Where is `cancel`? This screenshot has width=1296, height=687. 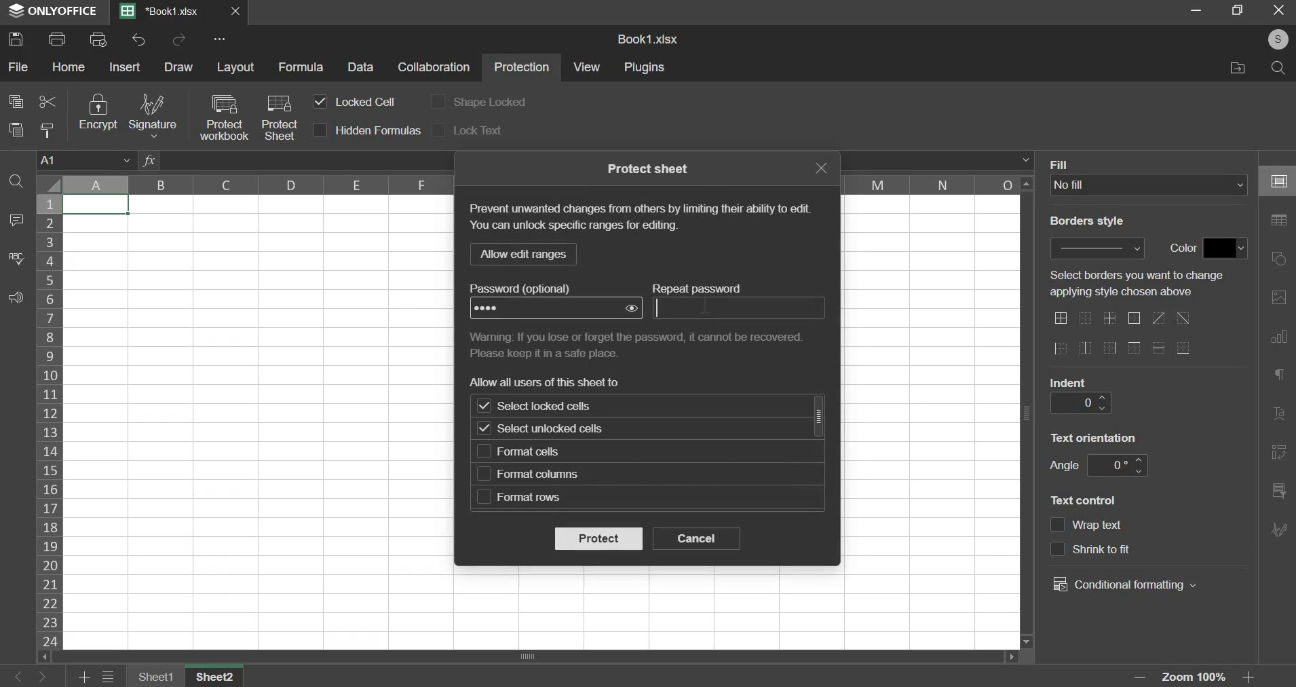 cancel is located at coordinates (697, 538).